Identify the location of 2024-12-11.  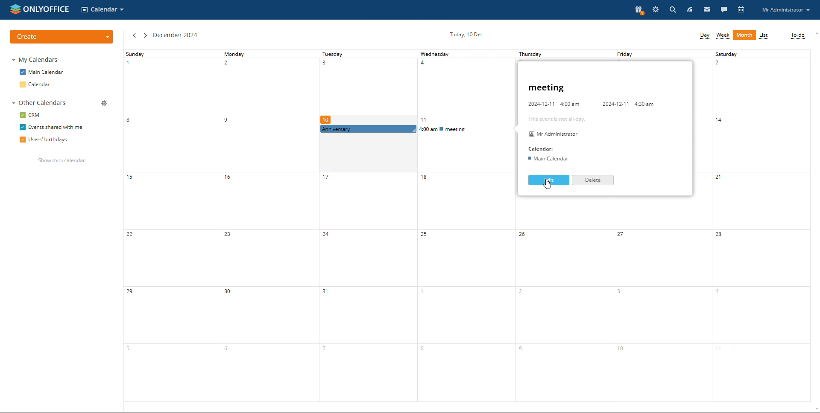
(539, 105).